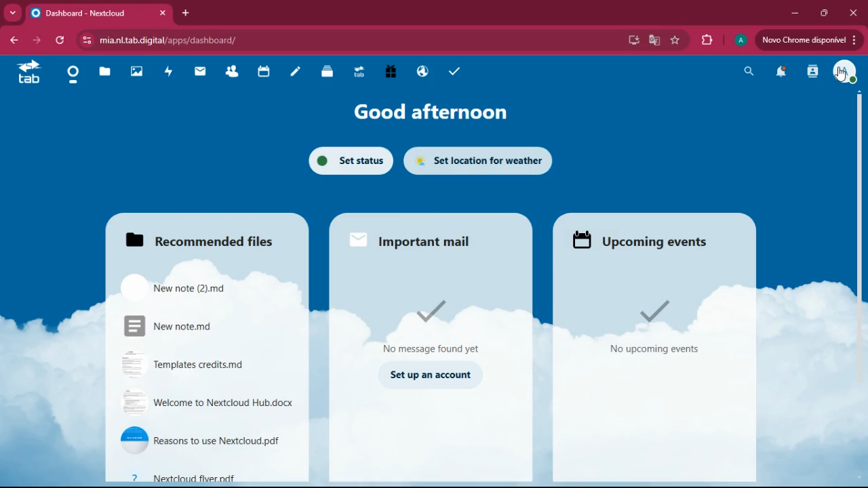 This screenshot has height=488, width=868. What do you see at coordinates (185, 13) in the screenshot?
I see `` at bounding box center [185, 13].